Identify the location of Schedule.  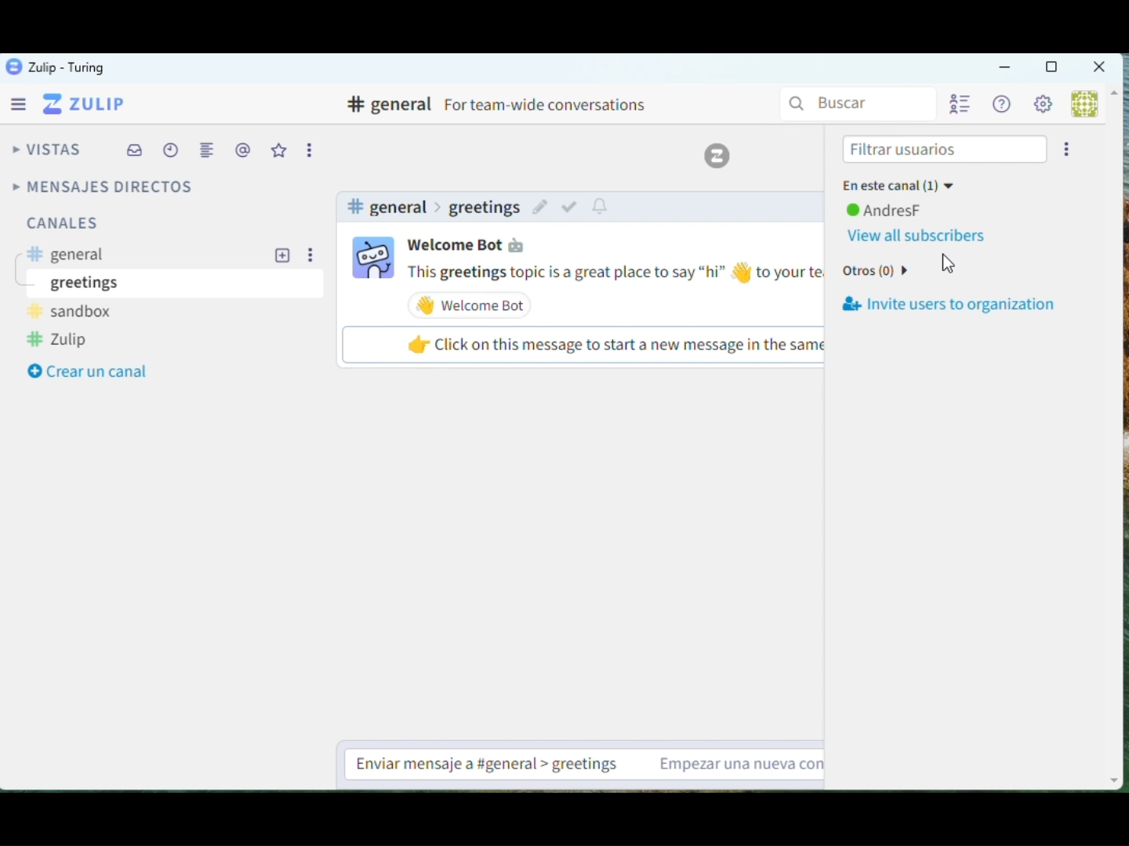
(170, 149).